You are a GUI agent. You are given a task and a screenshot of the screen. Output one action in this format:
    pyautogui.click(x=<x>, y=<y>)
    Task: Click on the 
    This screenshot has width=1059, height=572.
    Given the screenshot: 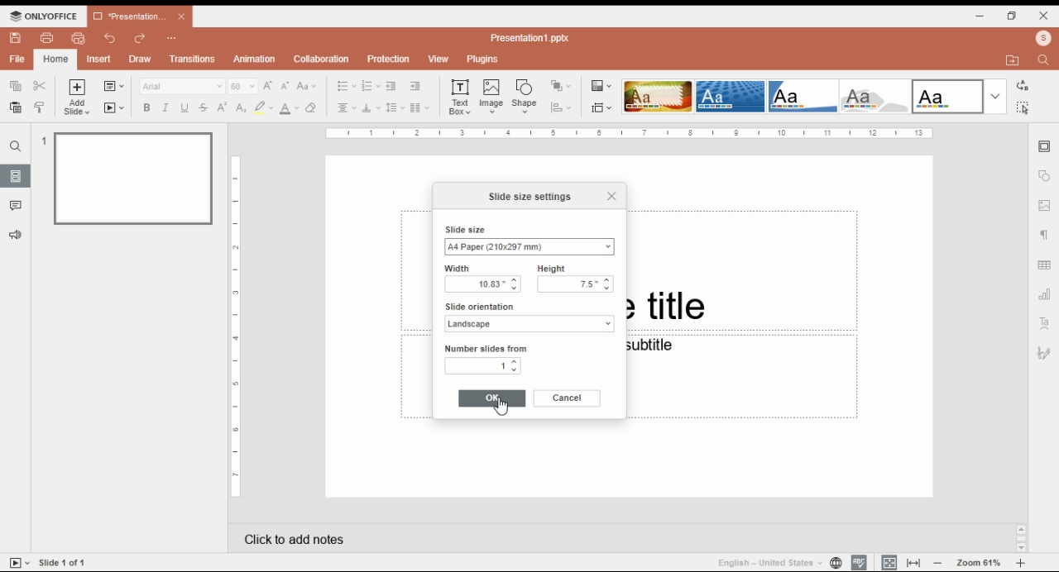 What is the action you would take?
    pyautogui.click(x=1047, y=354)
    